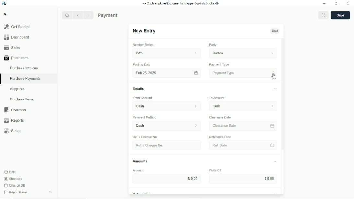 This screenshot has height=199, width=354. What do you see at coordinates (89, 15) in the screenshot?
I see `Next` at bounding box center [89, 15].